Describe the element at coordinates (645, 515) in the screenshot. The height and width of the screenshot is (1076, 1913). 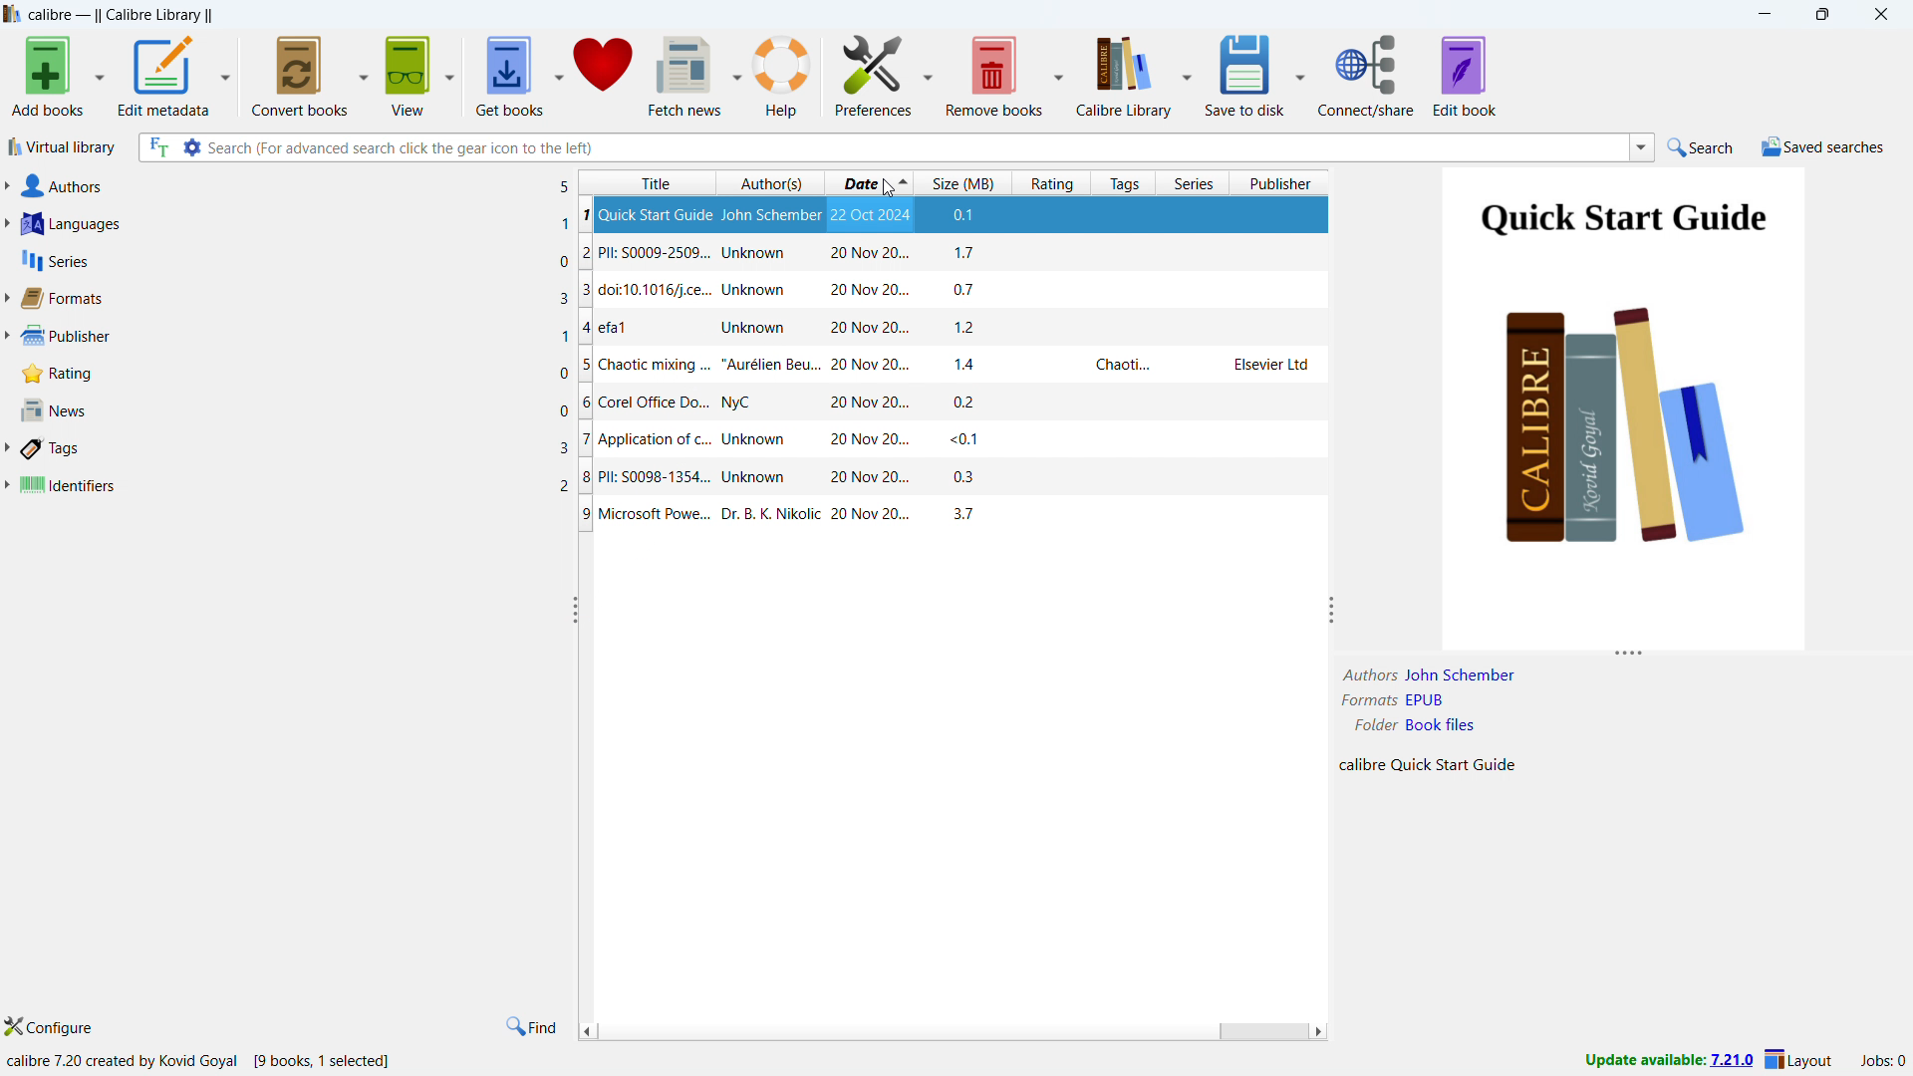
I see `9 Microsoft Powe...` at that location.